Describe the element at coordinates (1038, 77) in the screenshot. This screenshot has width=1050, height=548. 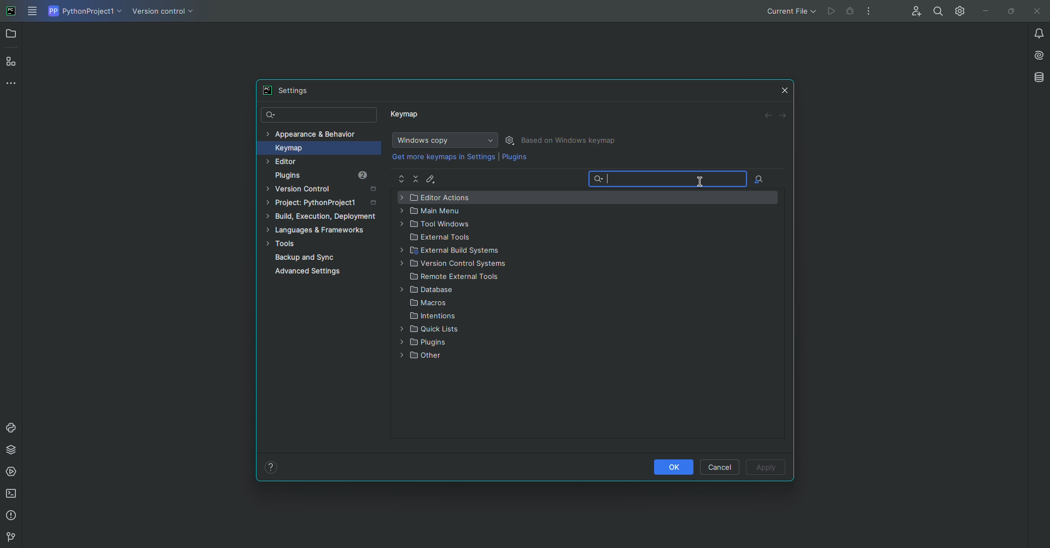
I see `Database` at that location.